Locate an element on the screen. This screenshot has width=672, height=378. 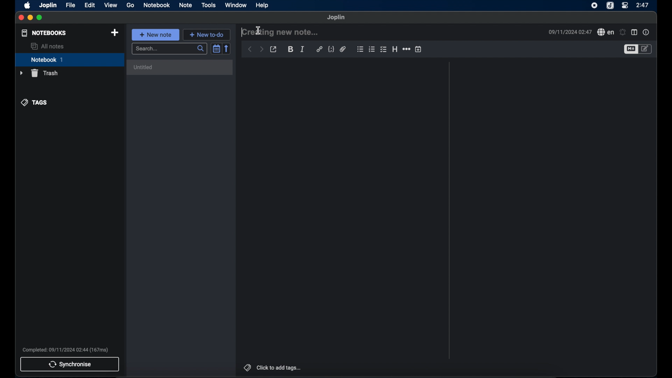
new notebook is located at coordinates (114, 33).